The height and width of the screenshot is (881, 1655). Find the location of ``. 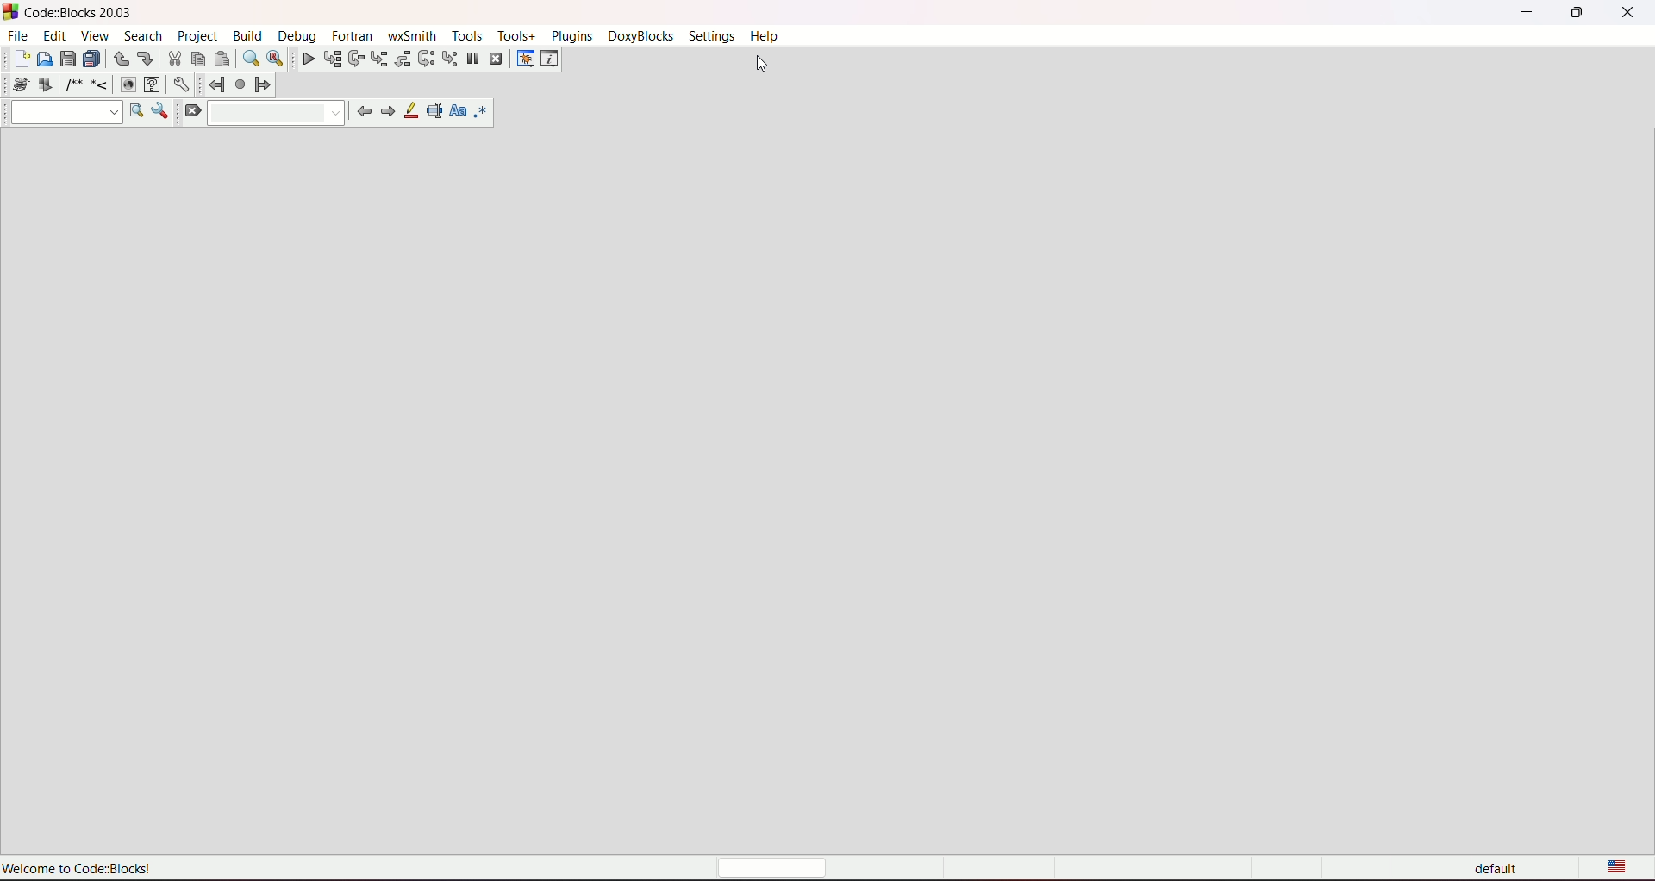

 is located at coordinates (153, 84).